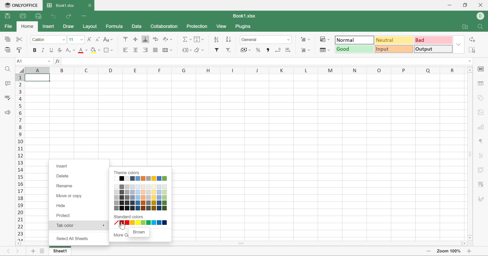 The image size is (488, 256). I want to click on Align Bottom, so click(146, 39).